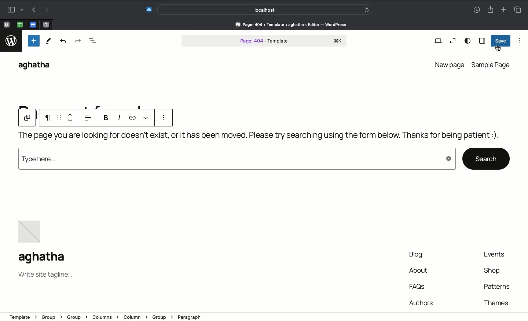 This screenshot has width=528, height=321. Describe the element at coordinates (287, 25) in the screenshot. I see `Address` at that location.